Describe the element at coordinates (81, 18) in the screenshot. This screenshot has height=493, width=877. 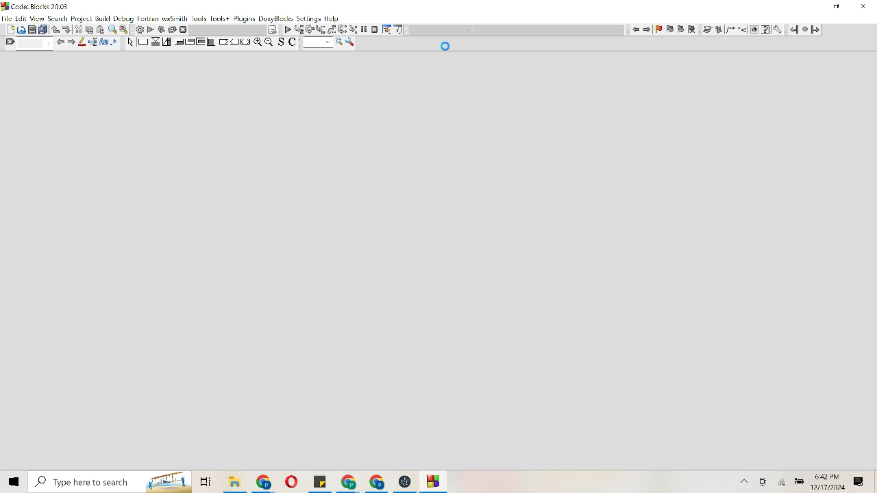
I see `Project` at that location.